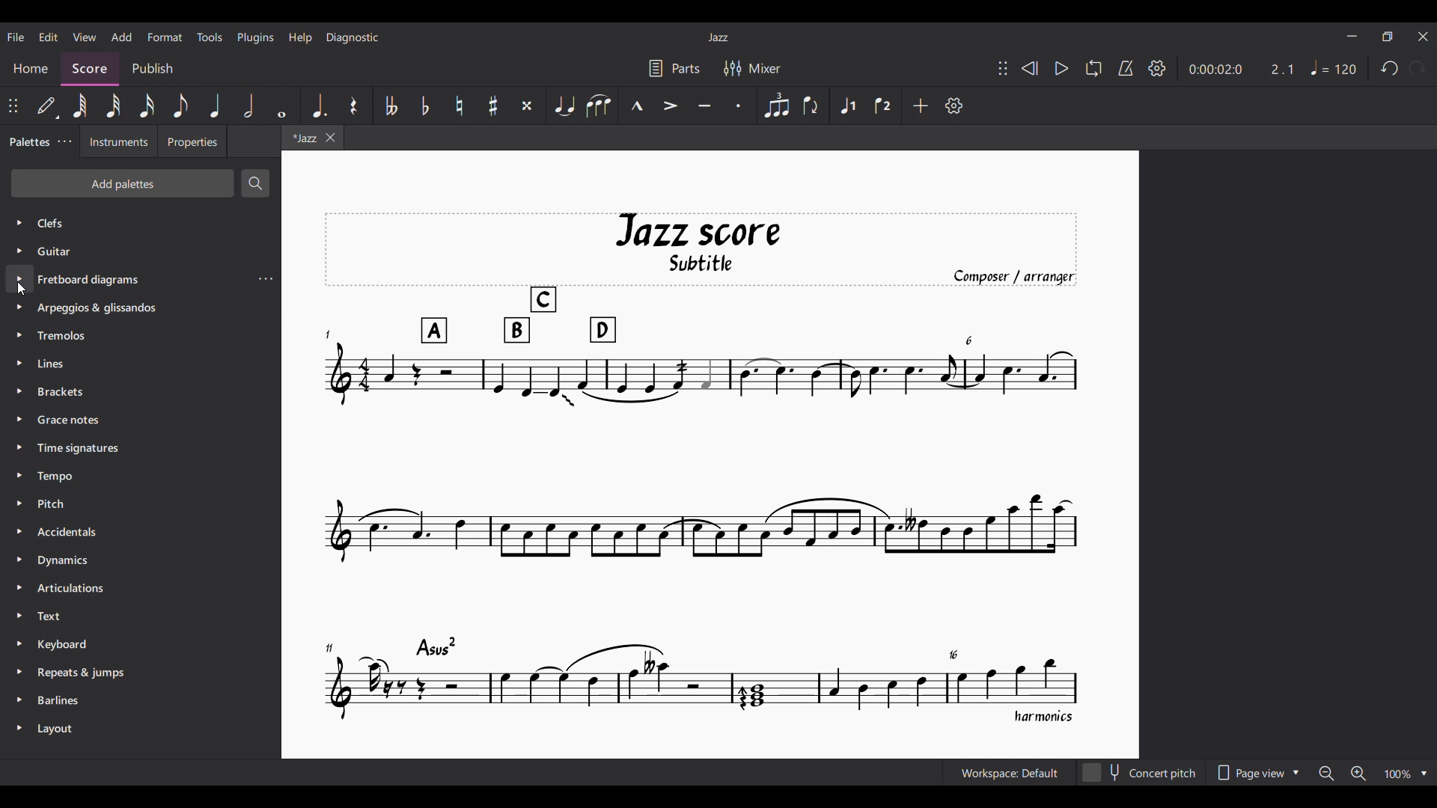 The width and height of the screenshot is (1437, 808). What do you see at coordinates (848, 105) in the screenshot?
I see `Voice 1` at bounding box center [848, 105].